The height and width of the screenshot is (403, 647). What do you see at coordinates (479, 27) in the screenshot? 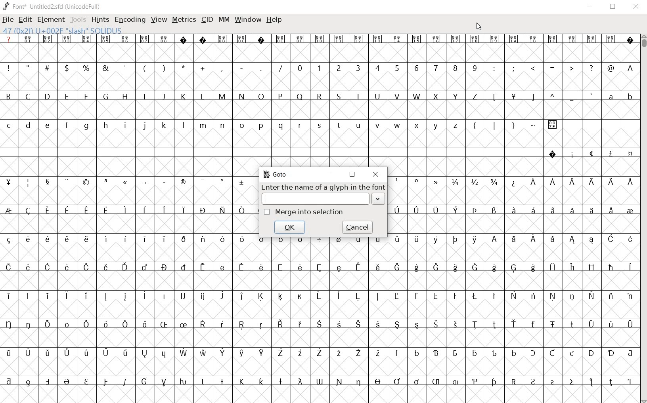
I see `CURSOR` at bounding box center [479, 27].